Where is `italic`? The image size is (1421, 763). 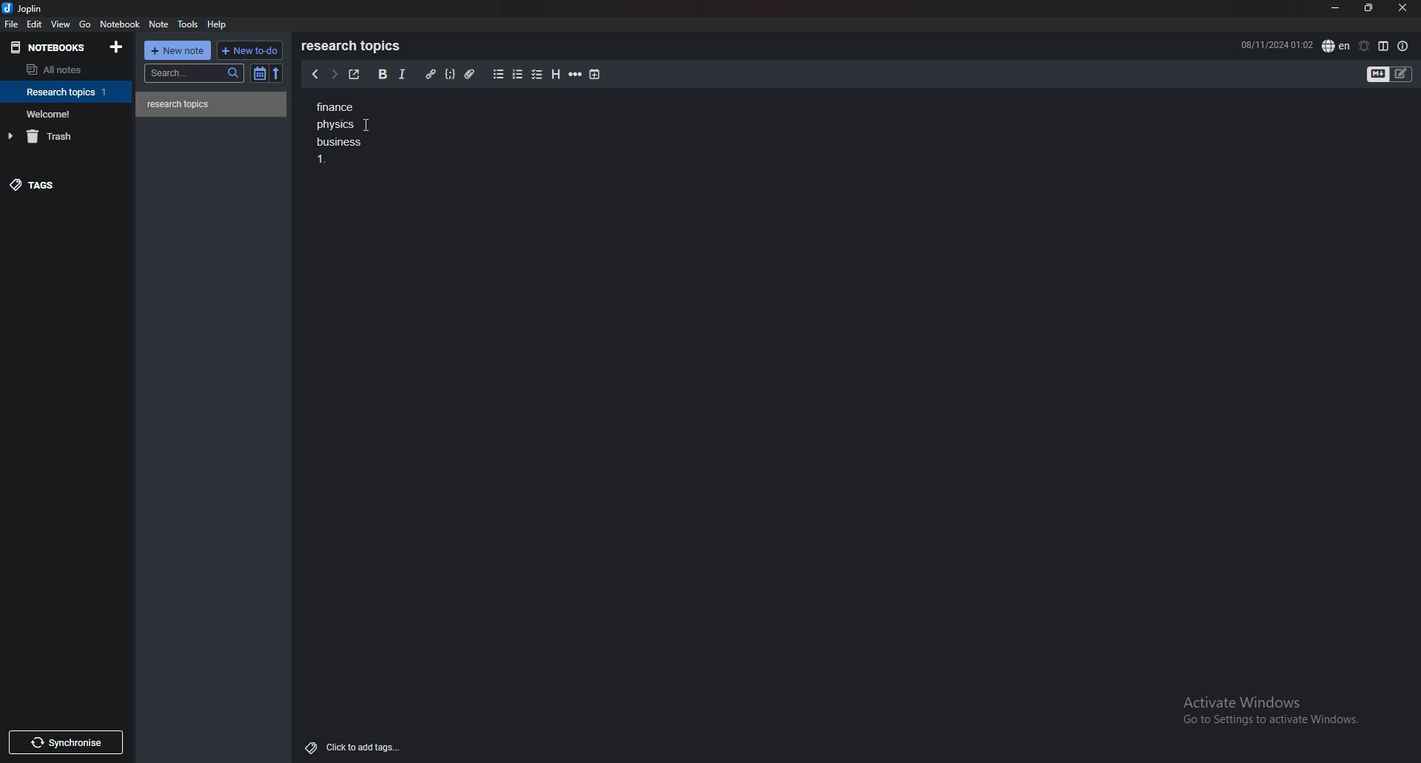 italic is located at coordinates (402, 74).